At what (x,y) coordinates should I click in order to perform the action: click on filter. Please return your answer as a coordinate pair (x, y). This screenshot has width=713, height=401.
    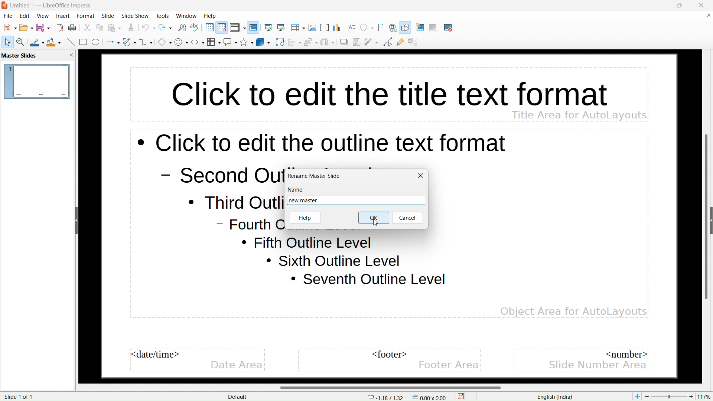
    Looking at the image, I should click on (371, 42).